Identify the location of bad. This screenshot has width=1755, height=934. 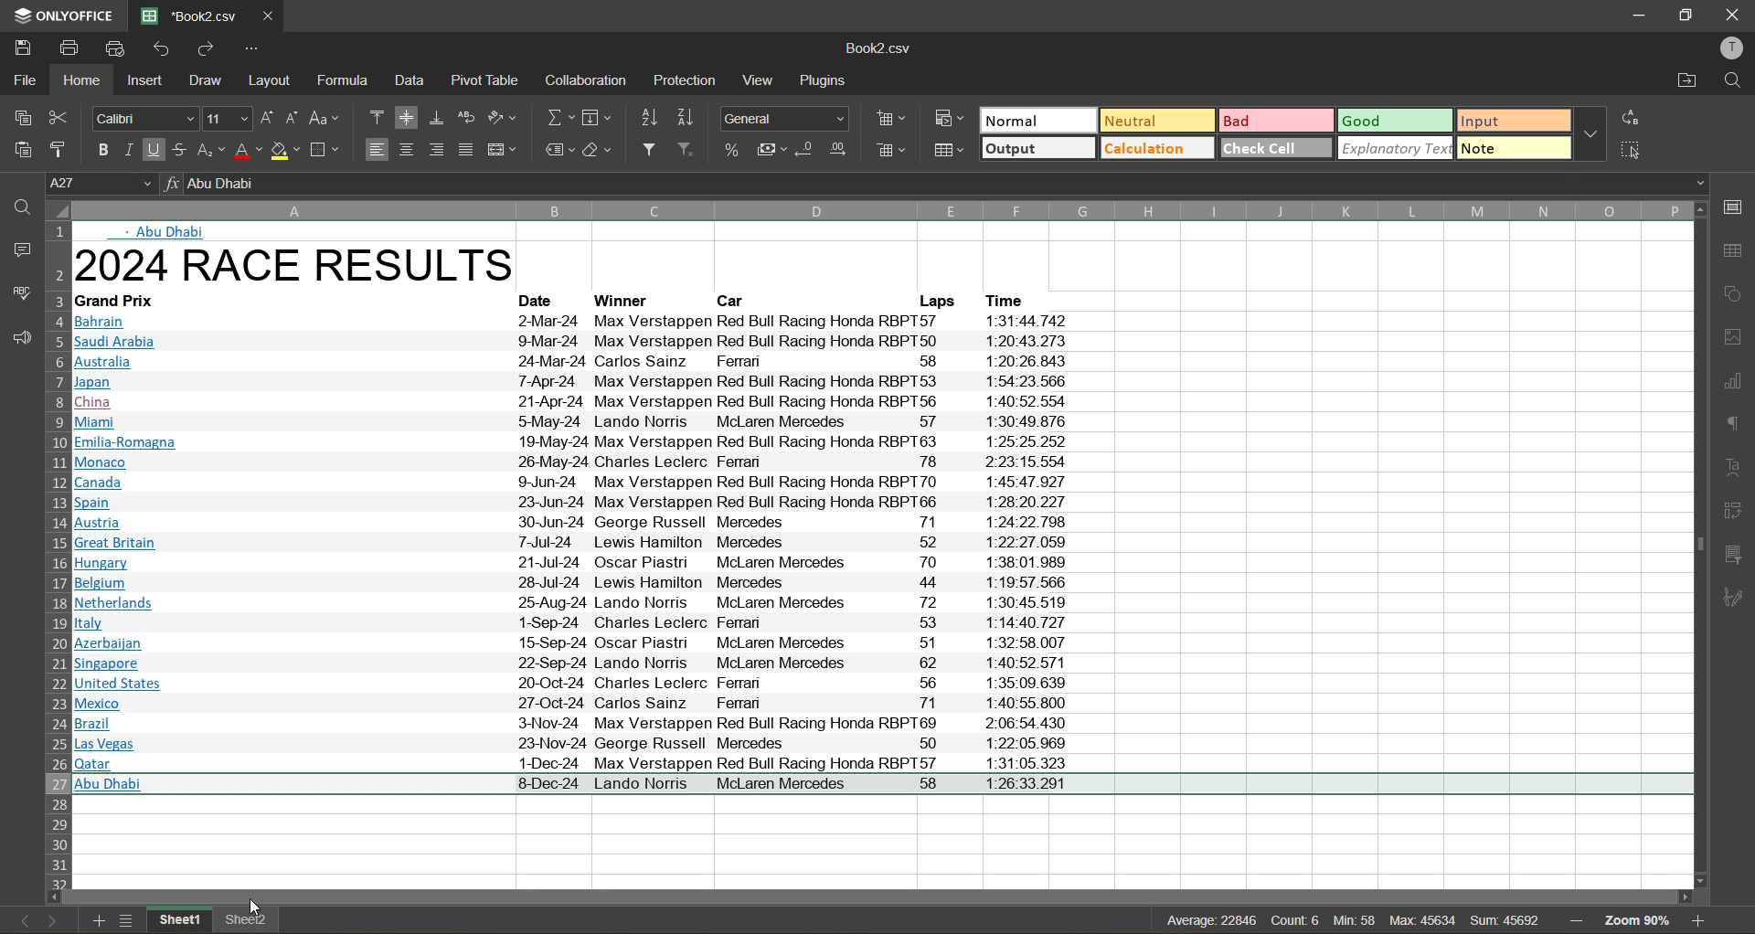
(1280, 120).